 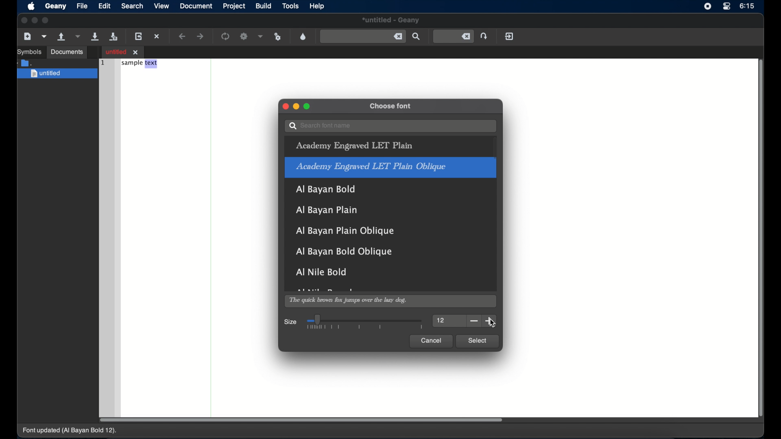 I want to click on project, so click(x=233, y=6).